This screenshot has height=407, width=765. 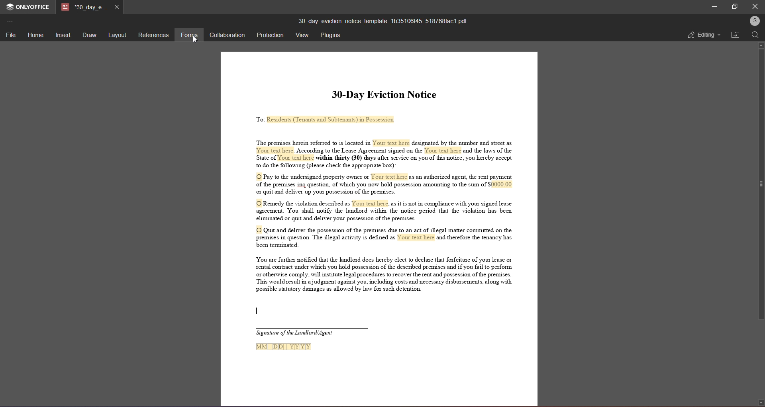 I want to click on tab name, so click(x=85, y=7).